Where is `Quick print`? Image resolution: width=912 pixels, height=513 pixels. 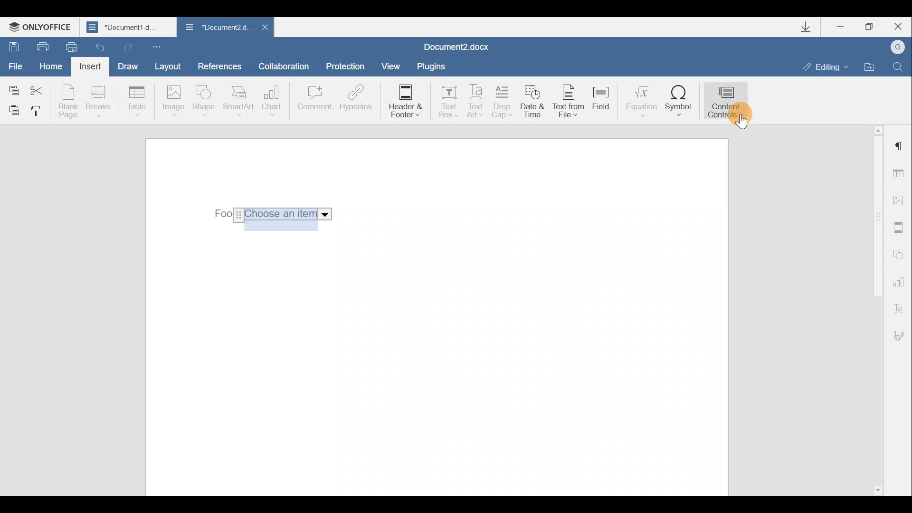
Quick print is located at coordinates (70, 47).